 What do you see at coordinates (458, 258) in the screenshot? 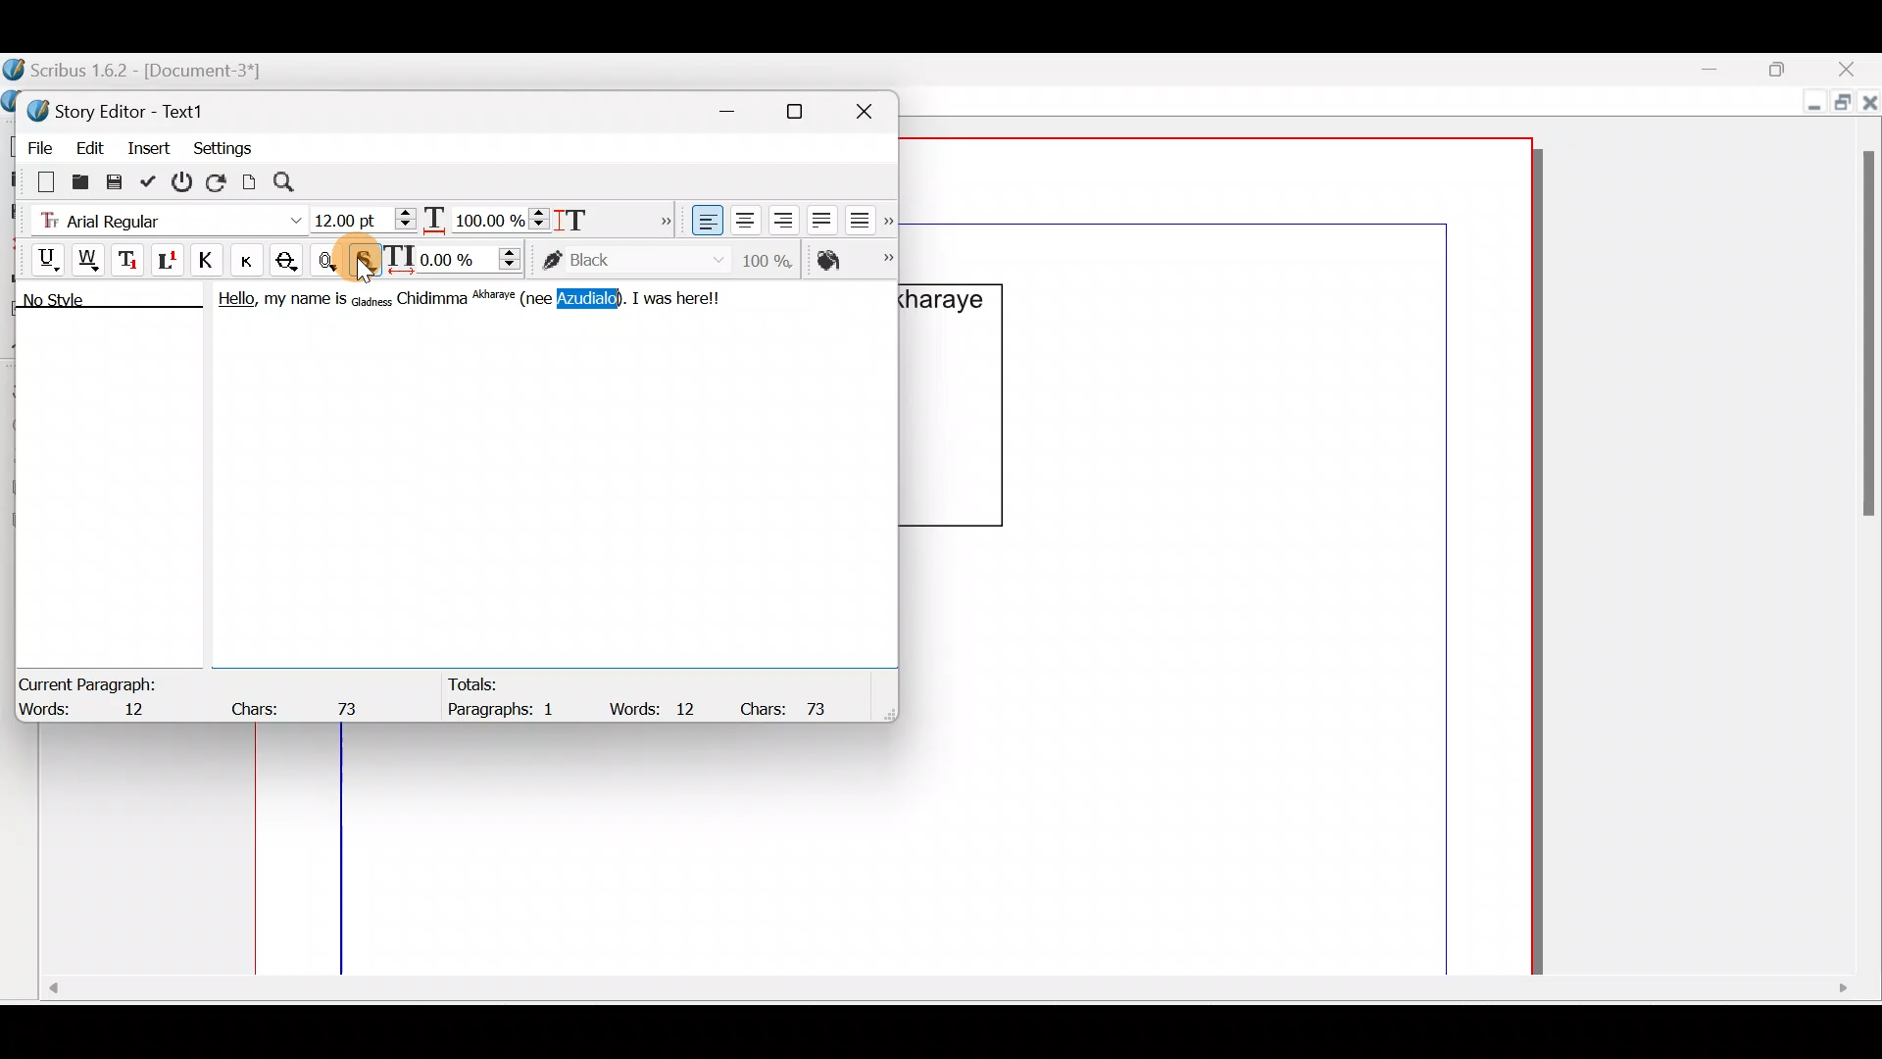
I see `Manual tracking` at bounding box center [458, 258].